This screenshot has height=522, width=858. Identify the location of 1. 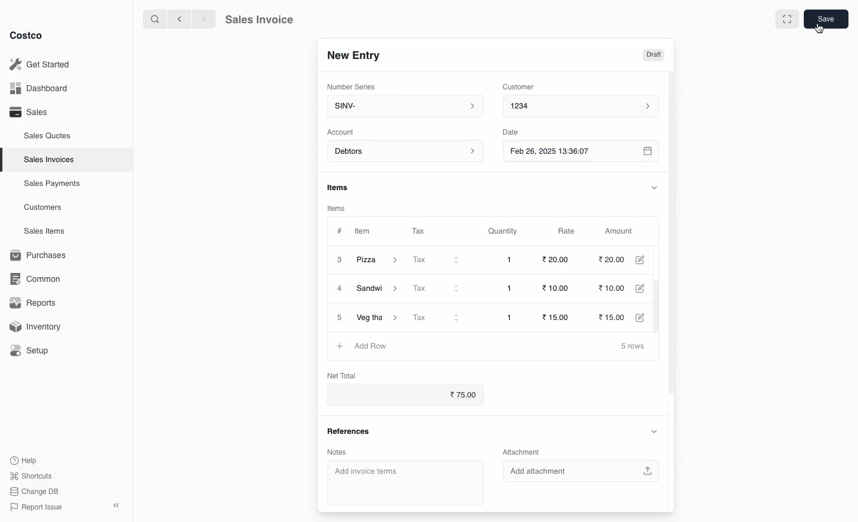
(512, 260).